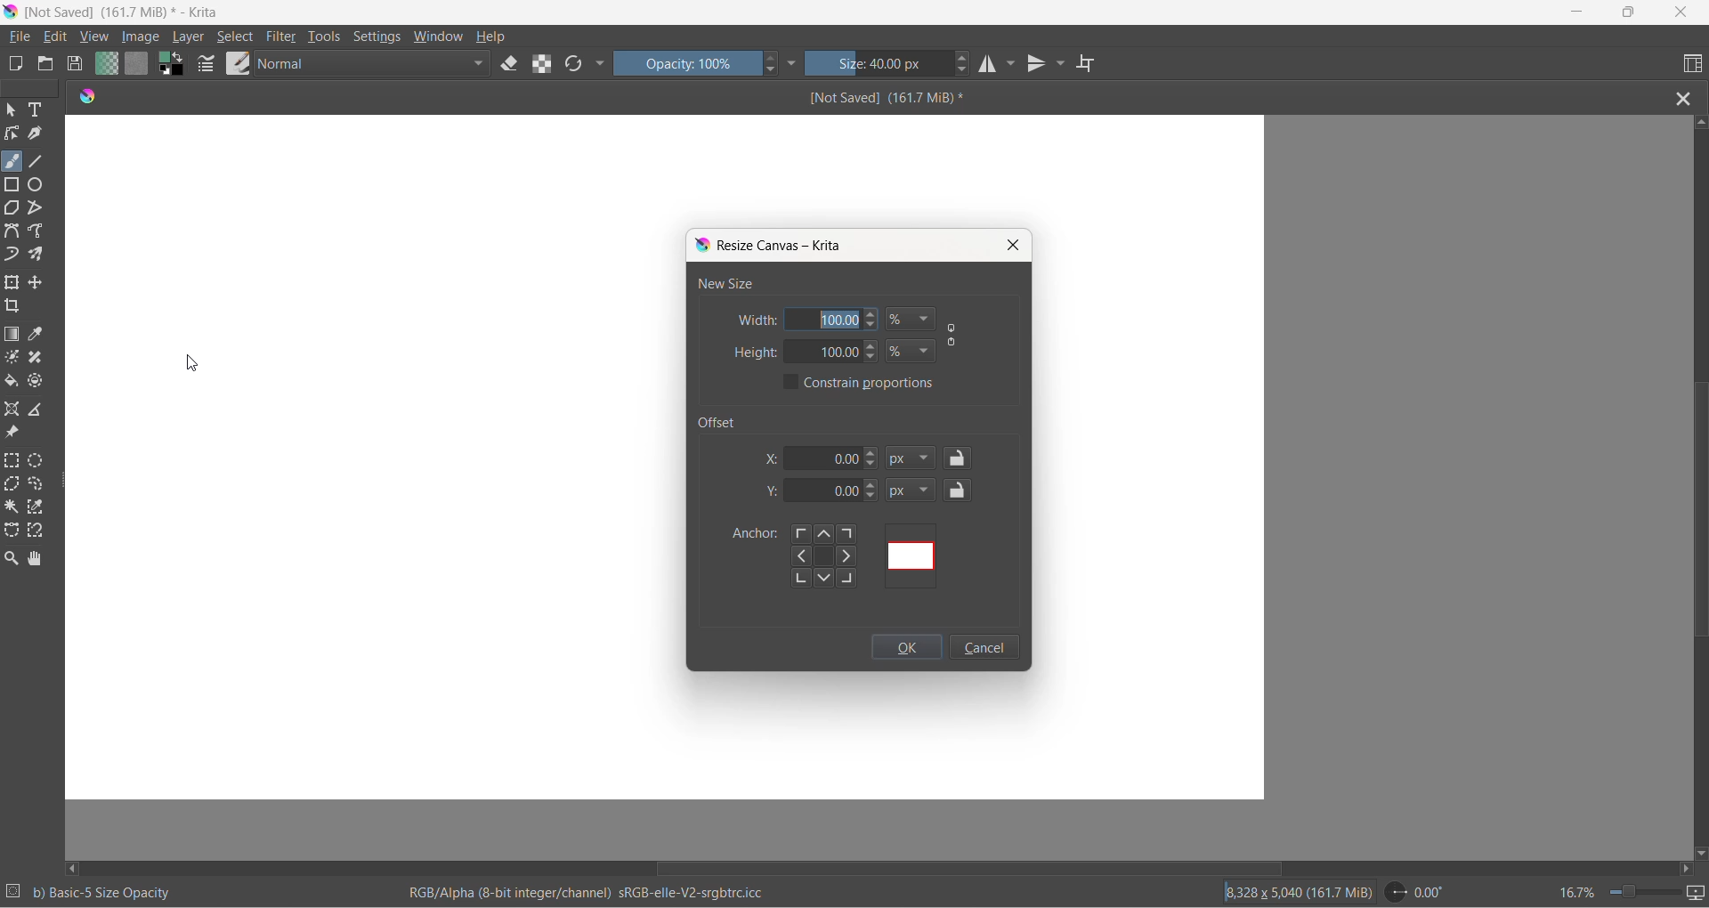 Image resolution: width=1709 pixels, height=908 pixels. What do you see at coordinates (1699, 121) in the screenshot?
I see `scroll up button` at bounding box center [1699, 121].